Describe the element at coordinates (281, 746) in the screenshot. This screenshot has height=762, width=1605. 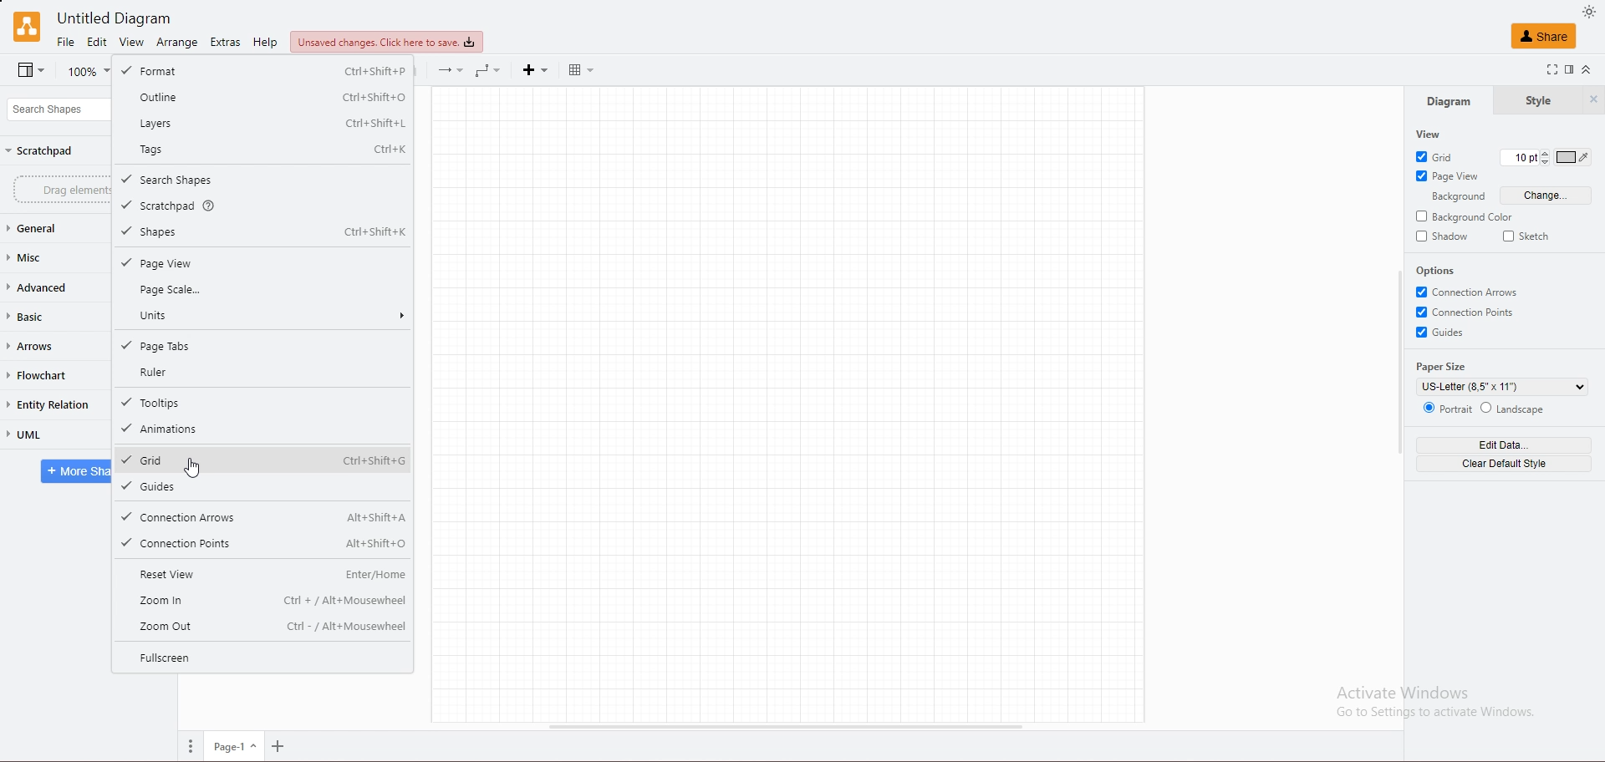
I see `zoom` at that location.